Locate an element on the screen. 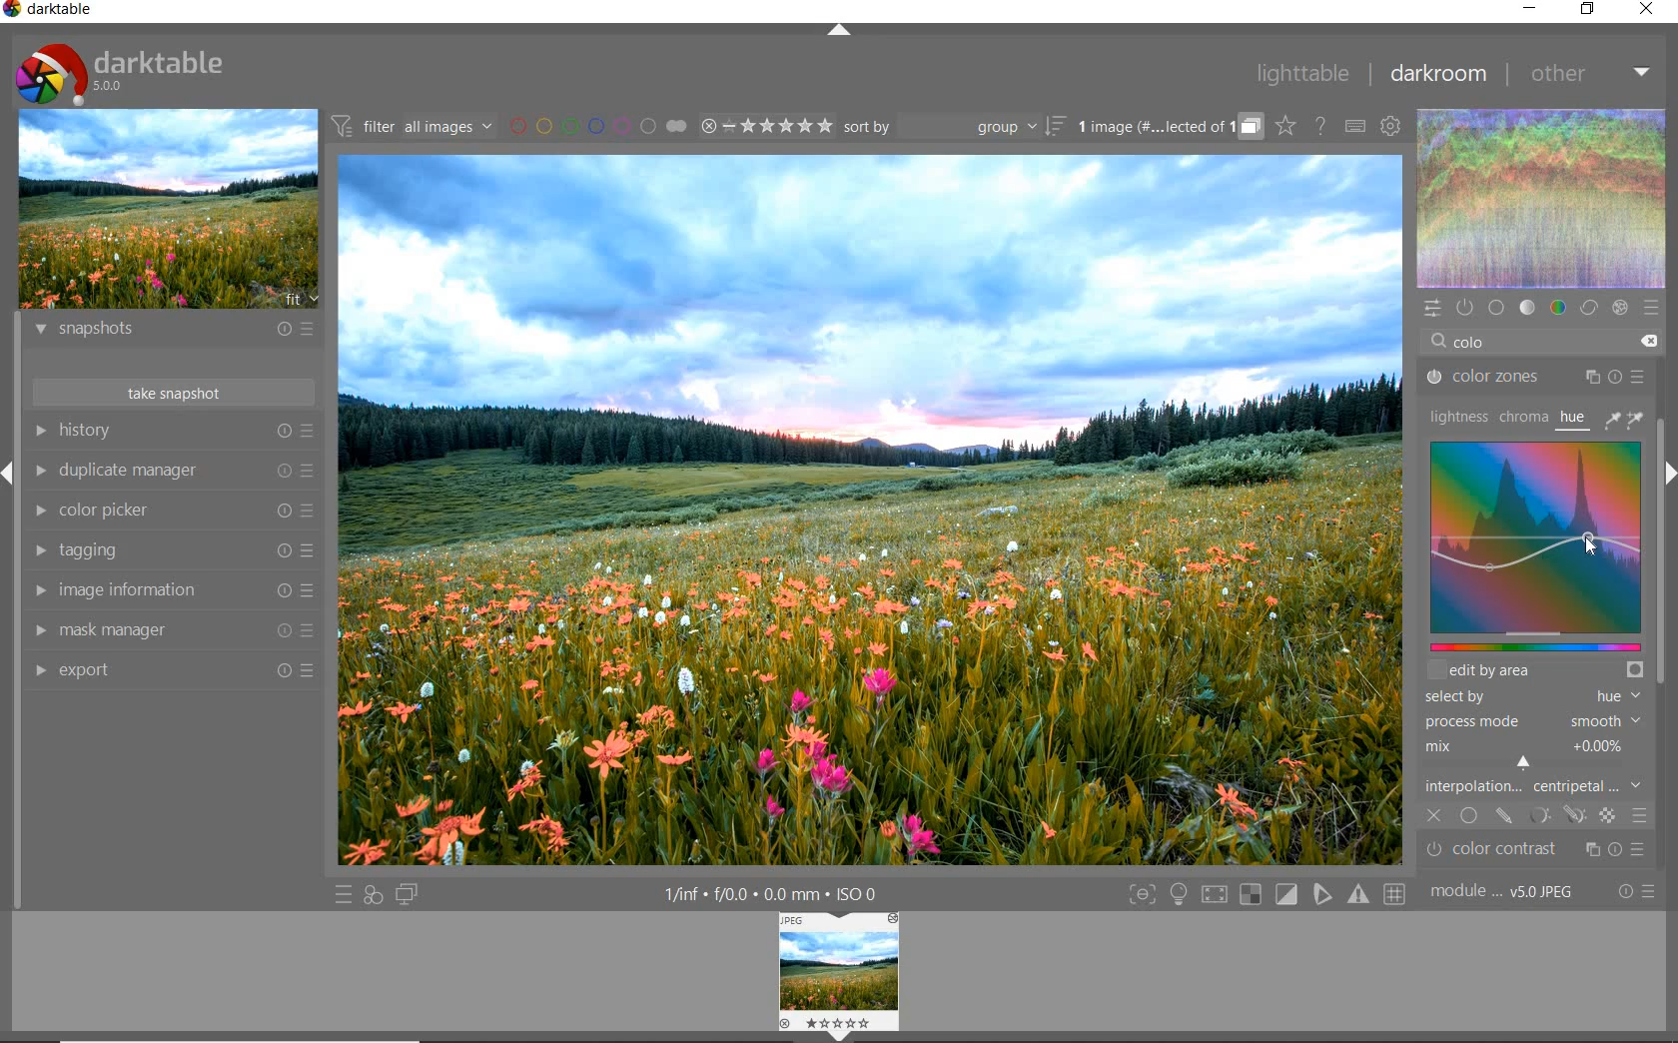 The image size is (1678, 1043). quick access for applying any of your styles is located at coordinates (374, 895).